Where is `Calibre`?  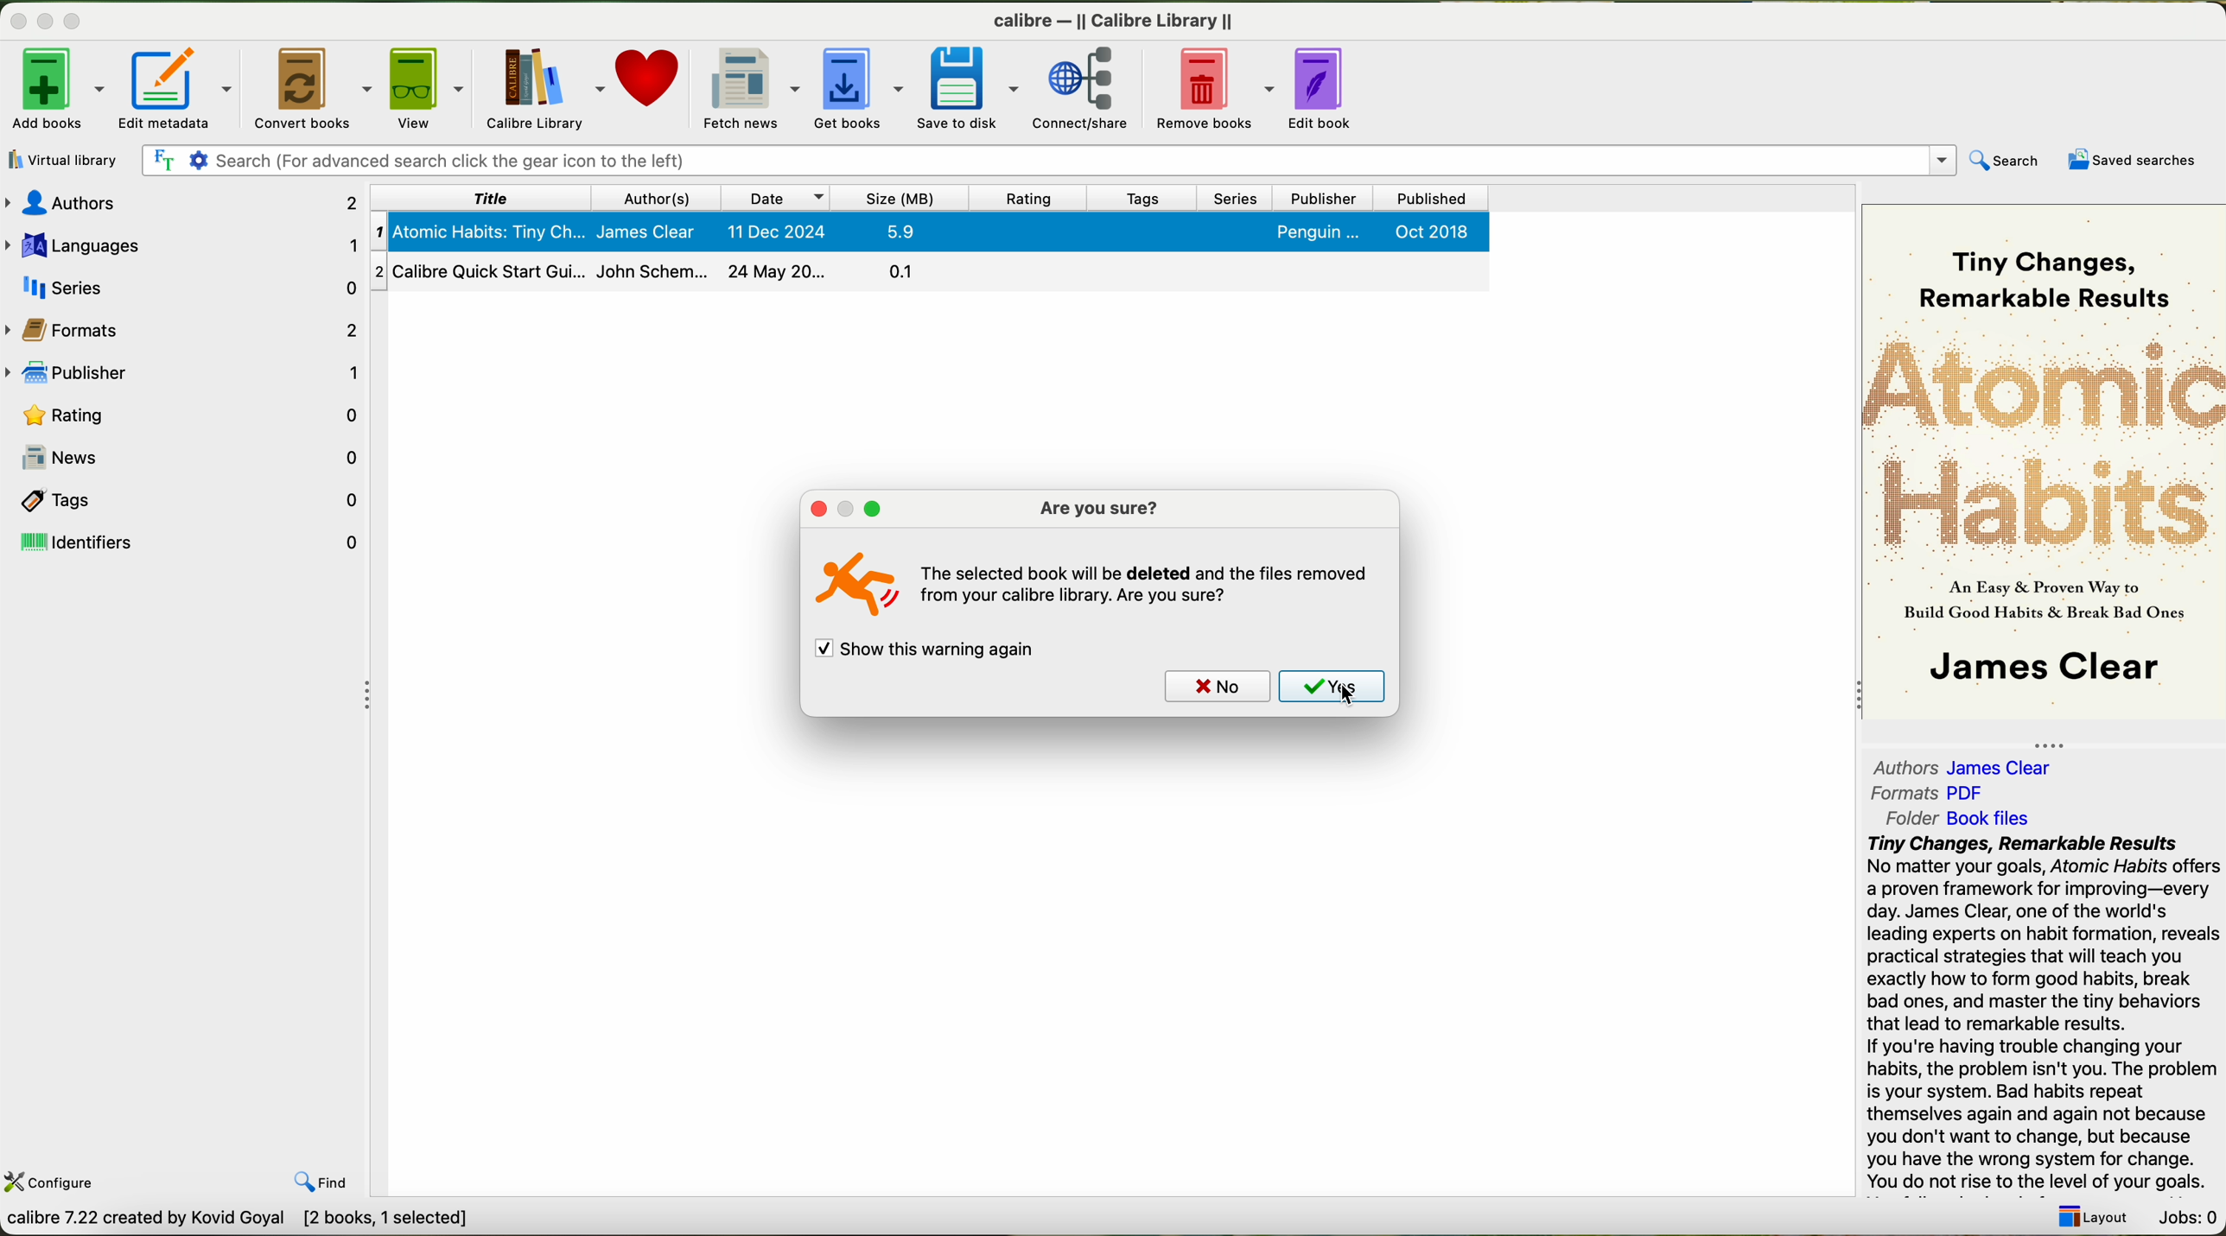
Calibre is located at coordinates (1113, 22).